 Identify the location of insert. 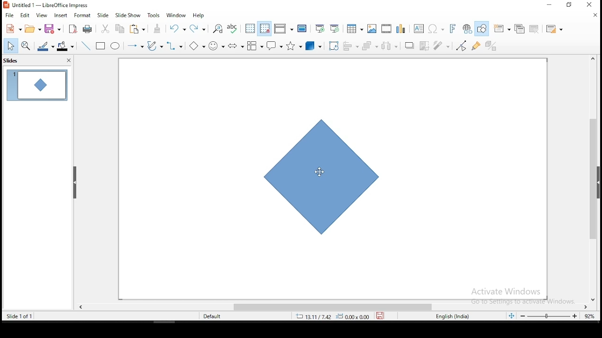
(60, 15).